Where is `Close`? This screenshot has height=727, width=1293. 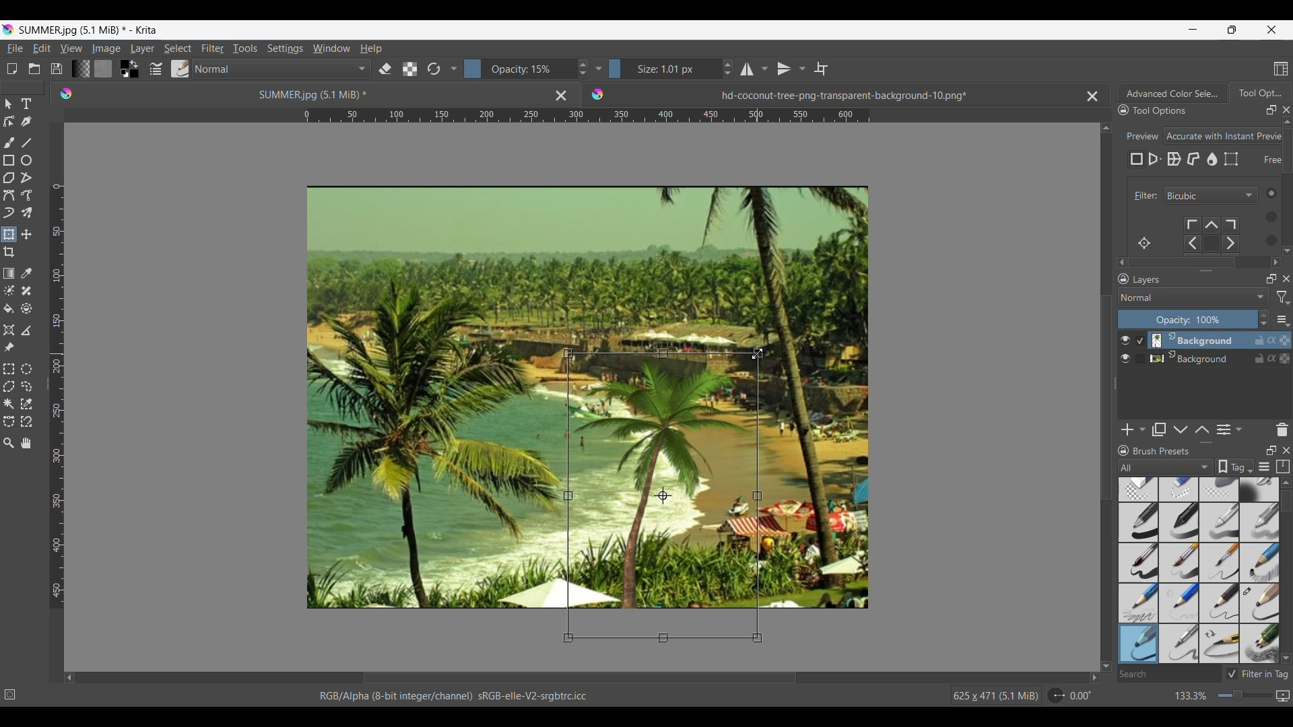 Close is located at coordinates (561, 95).